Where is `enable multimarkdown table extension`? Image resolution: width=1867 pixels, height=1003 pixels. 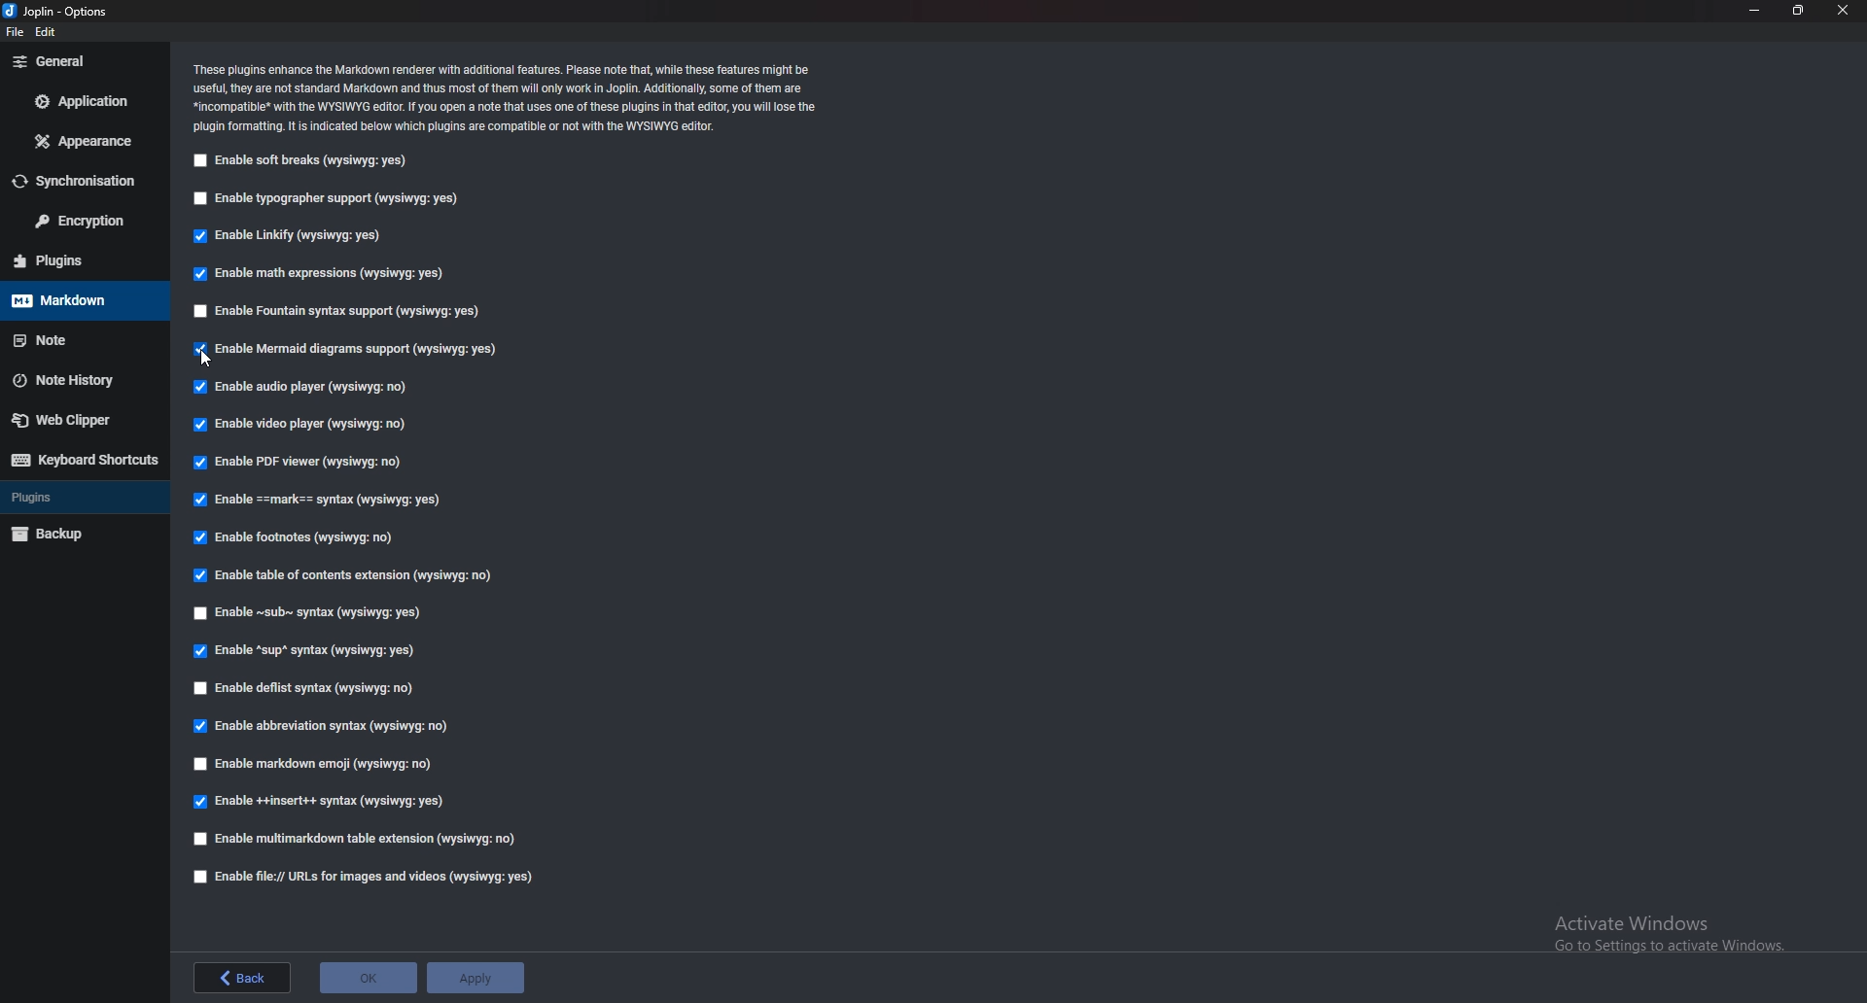 enable multimarkdown table extension is located at coordinates (359, 840).